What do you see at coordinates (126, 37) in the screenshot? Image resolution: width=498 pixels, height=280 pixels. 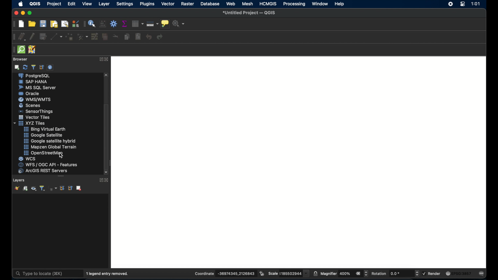 I see `copy features` at bounding box center [126, 37].